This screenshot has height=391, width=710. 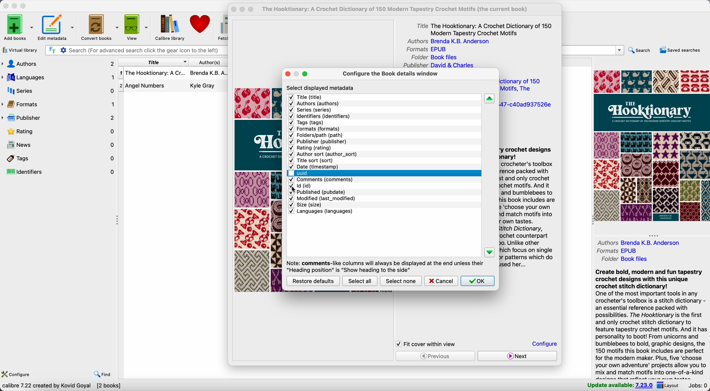 What do you see at coordinates (616, 250) in the screenshot?
I see `formats` at bounding box center [616, 250].